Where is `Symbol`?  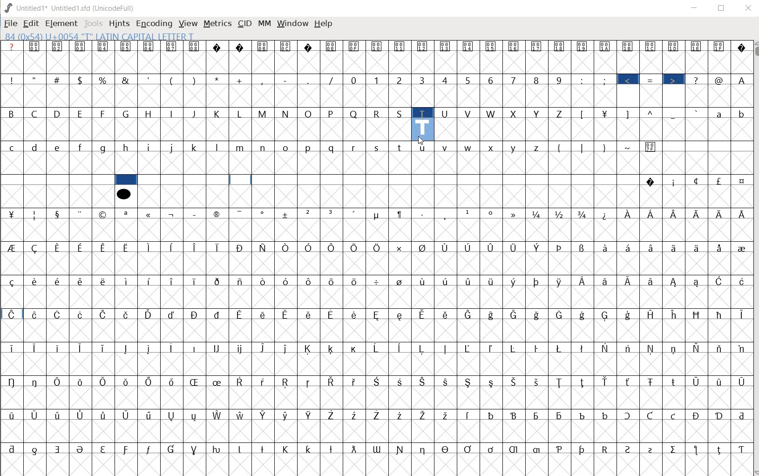
Symbol is located at coordinates (309, 214).